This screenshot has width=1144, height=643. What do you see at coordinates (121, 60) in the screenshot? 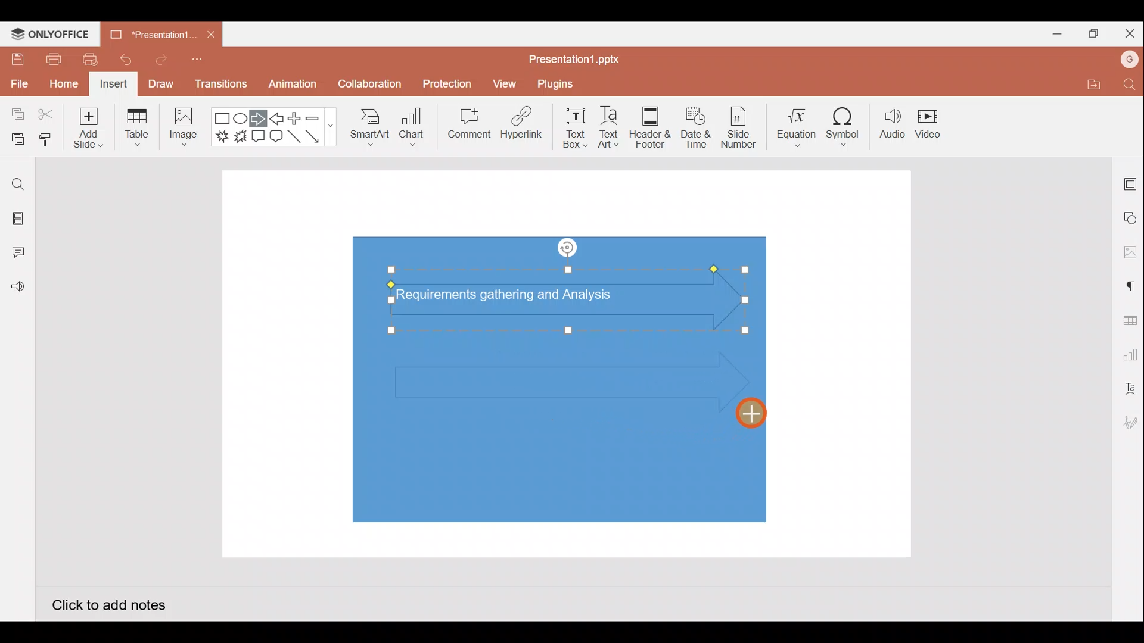
I see `Undo` at bounding box center [121, 60].